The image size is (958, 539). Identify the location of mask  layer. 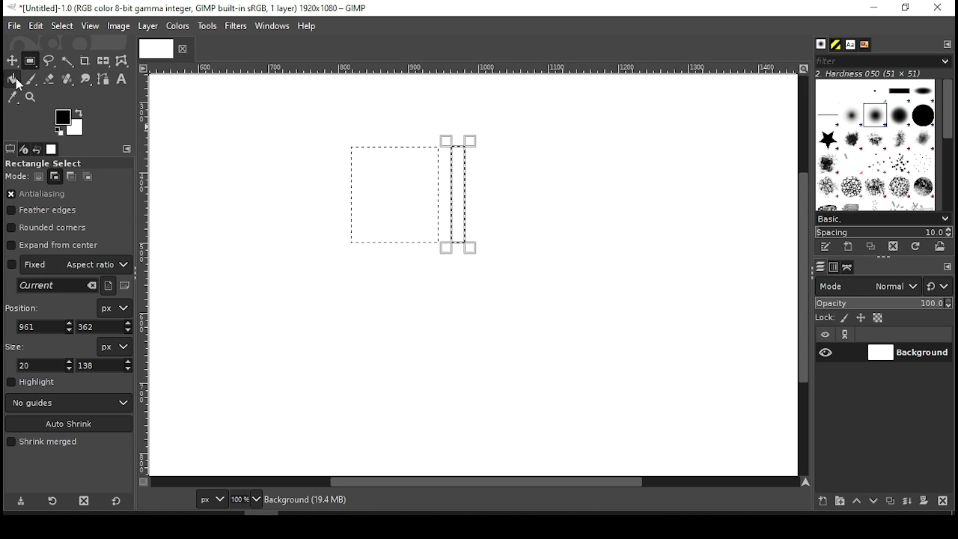
(924, 502).